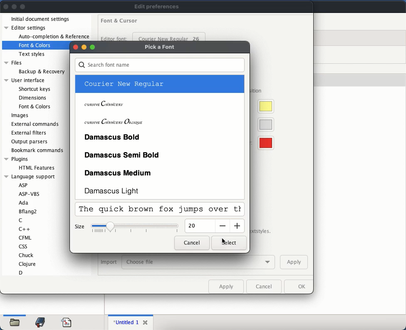  I want to click on Damascus Medium, so click(119, 174).